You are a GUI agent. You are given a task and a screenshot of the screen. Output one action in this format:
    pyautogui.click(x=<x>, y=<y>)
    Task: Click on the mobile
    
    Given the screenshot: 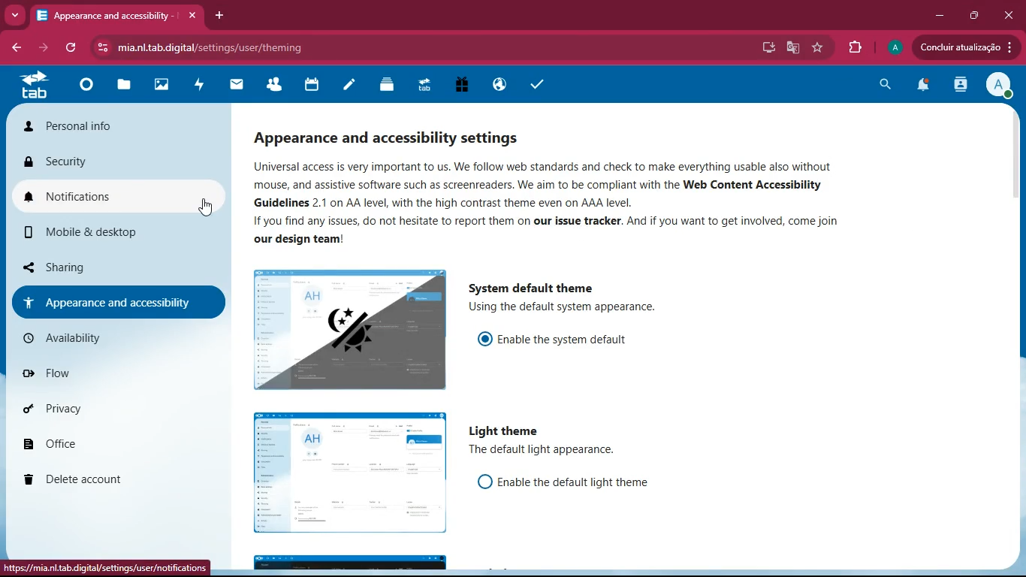 What is the action you would take?
    pyautogui.click(x=107, y=233)
    